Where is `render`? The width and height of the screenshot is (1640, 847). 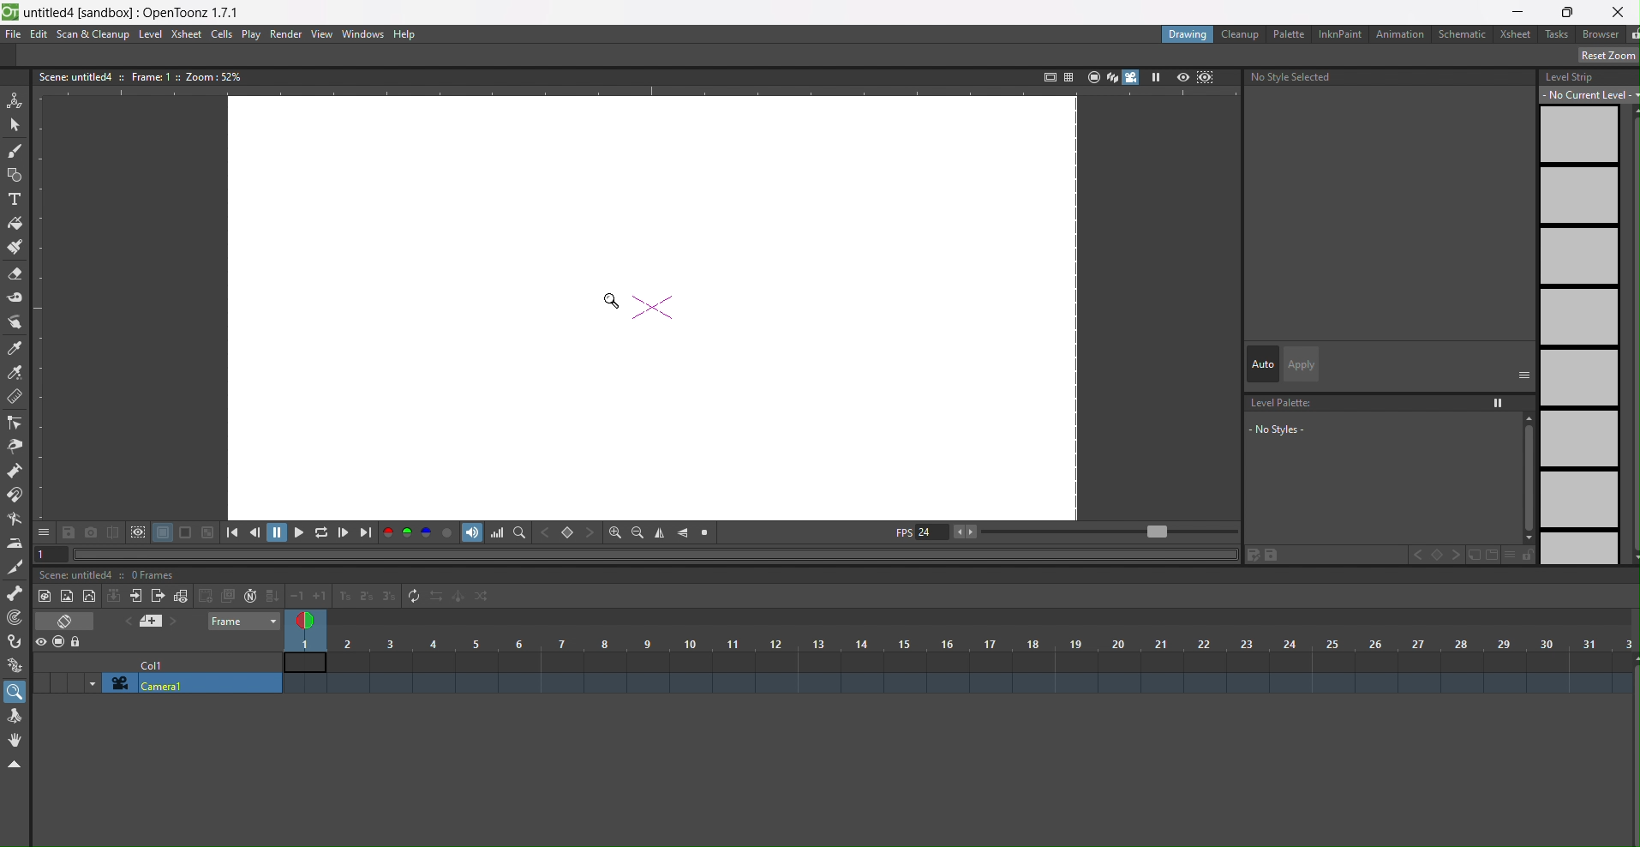
render is located at coordinates (287, 35).